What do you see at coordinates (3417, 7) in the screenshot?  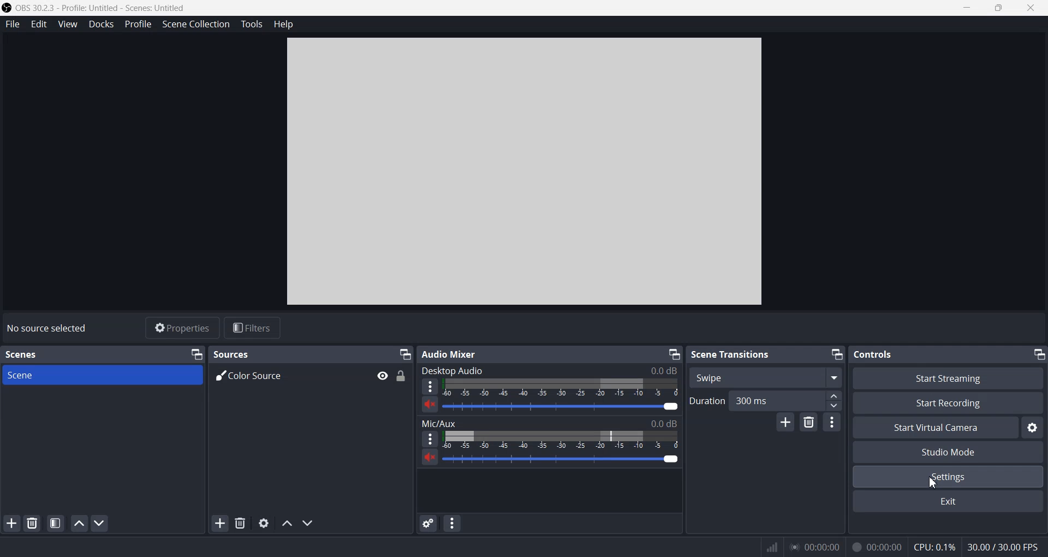 I see `Maximize` at bounding box center [3417, 7].